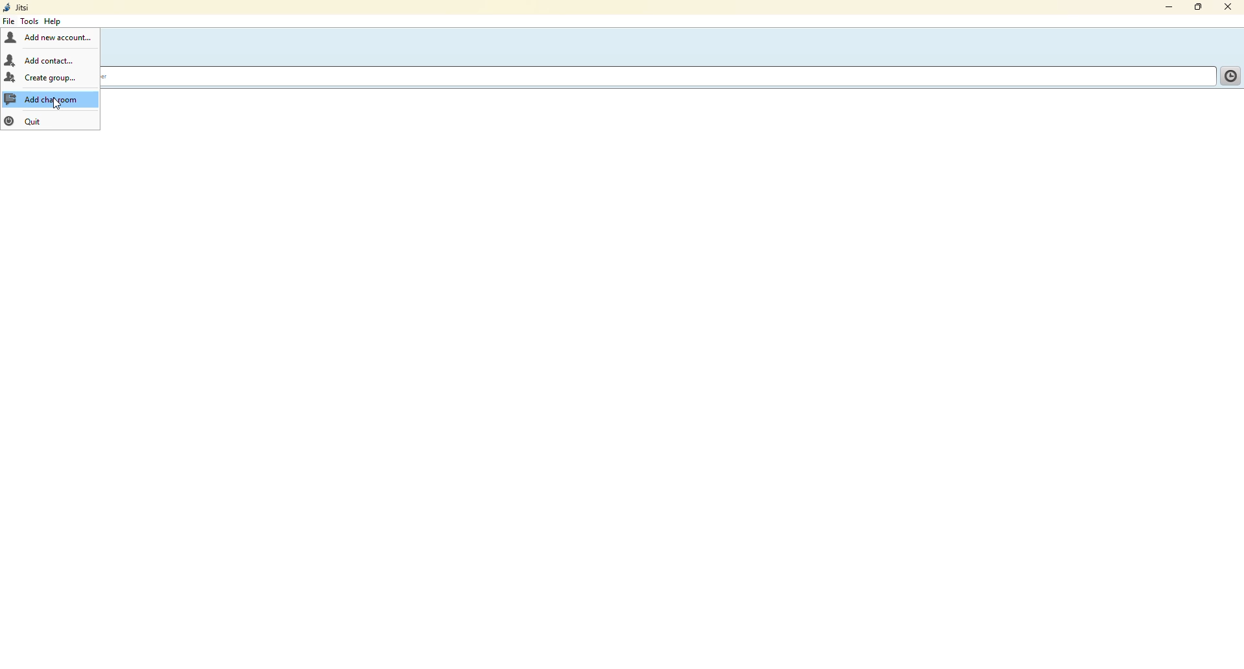  Describe the element at coordinates (41, 60) in the screenshot. I see `add contact` at that location.